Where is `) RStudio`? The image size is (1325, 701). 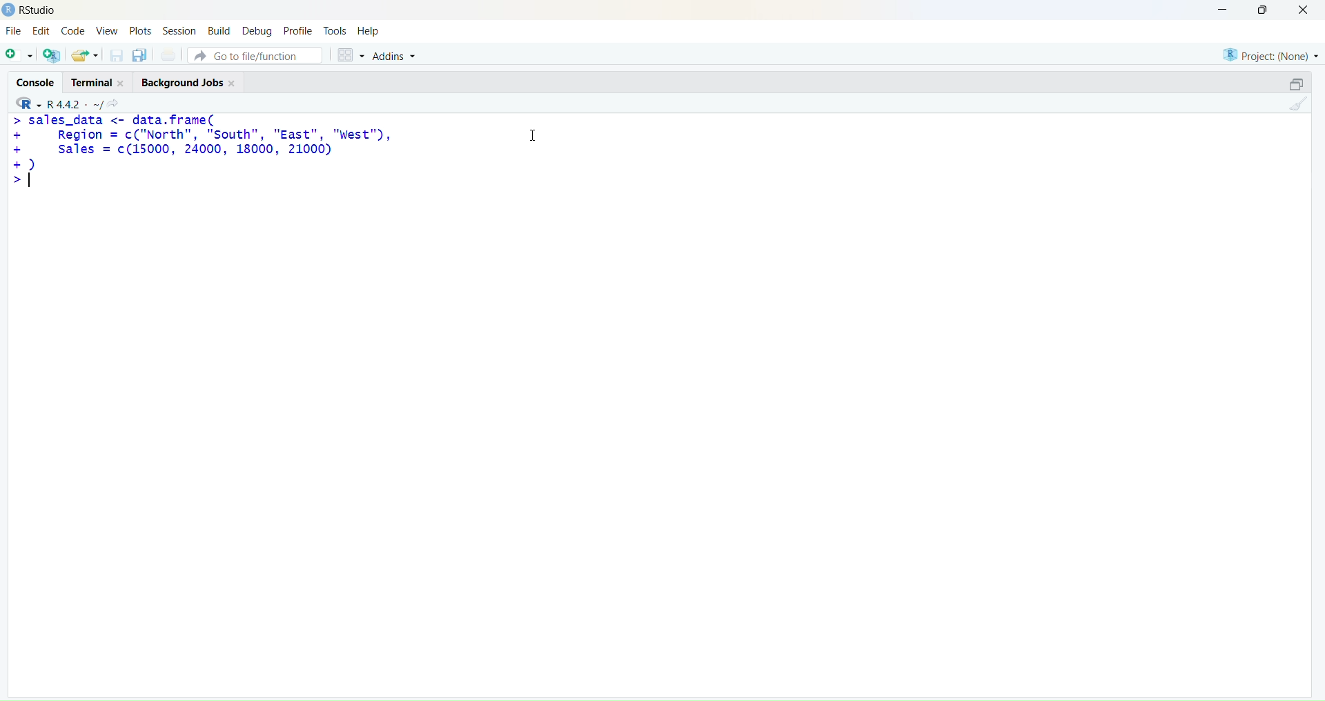
) RStudio is located at coordinates (35, 8).